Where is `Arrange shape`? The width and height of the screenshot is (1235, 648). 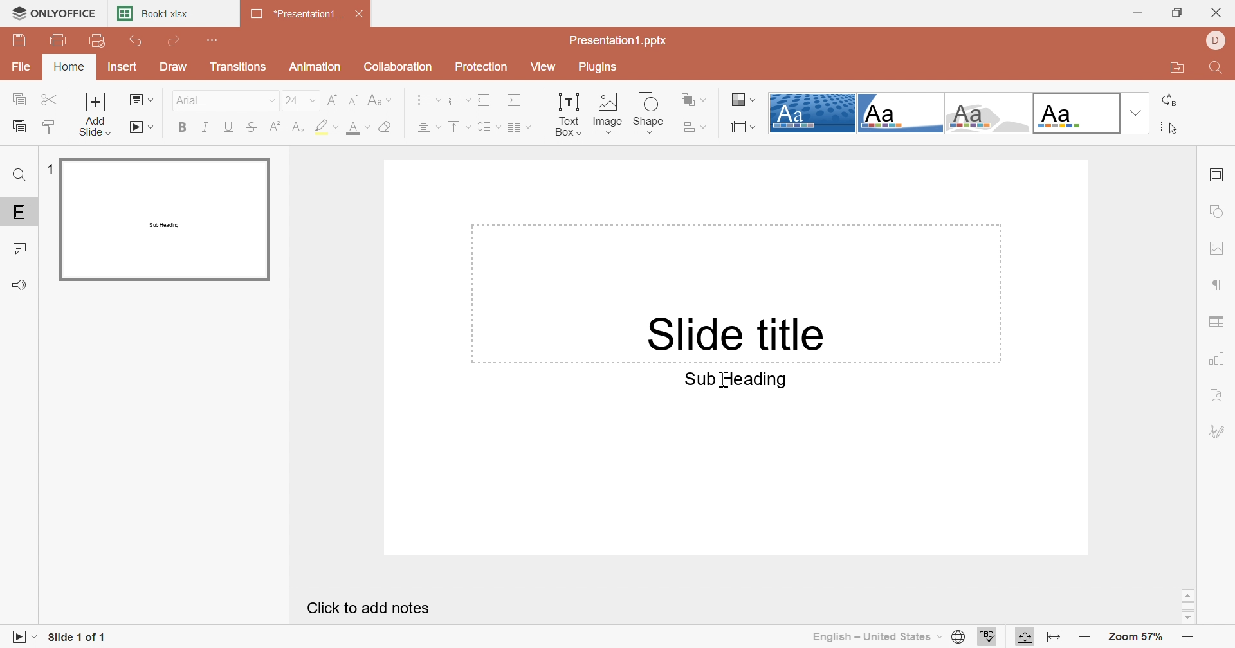 Arrange shape is located at coordinates (691, 99).